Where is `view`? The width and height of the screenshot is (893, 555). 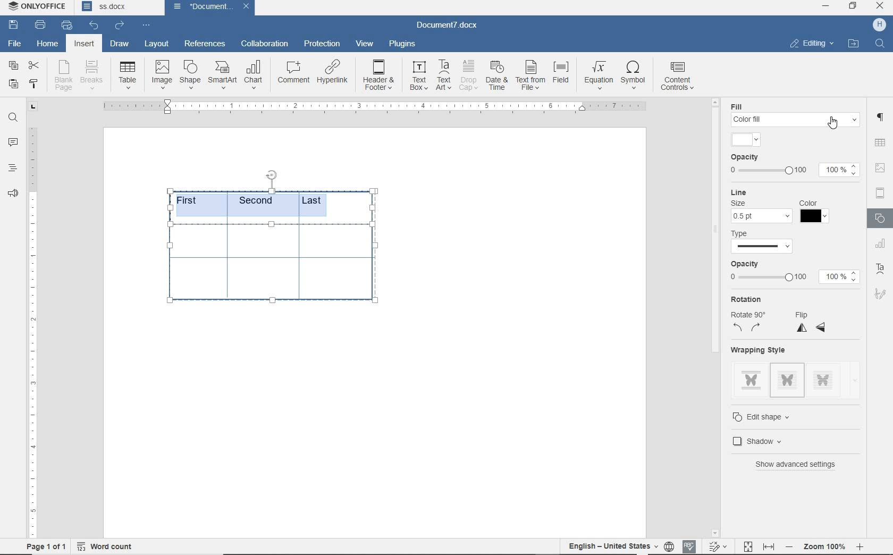 view is located at coordinates (365, 44).